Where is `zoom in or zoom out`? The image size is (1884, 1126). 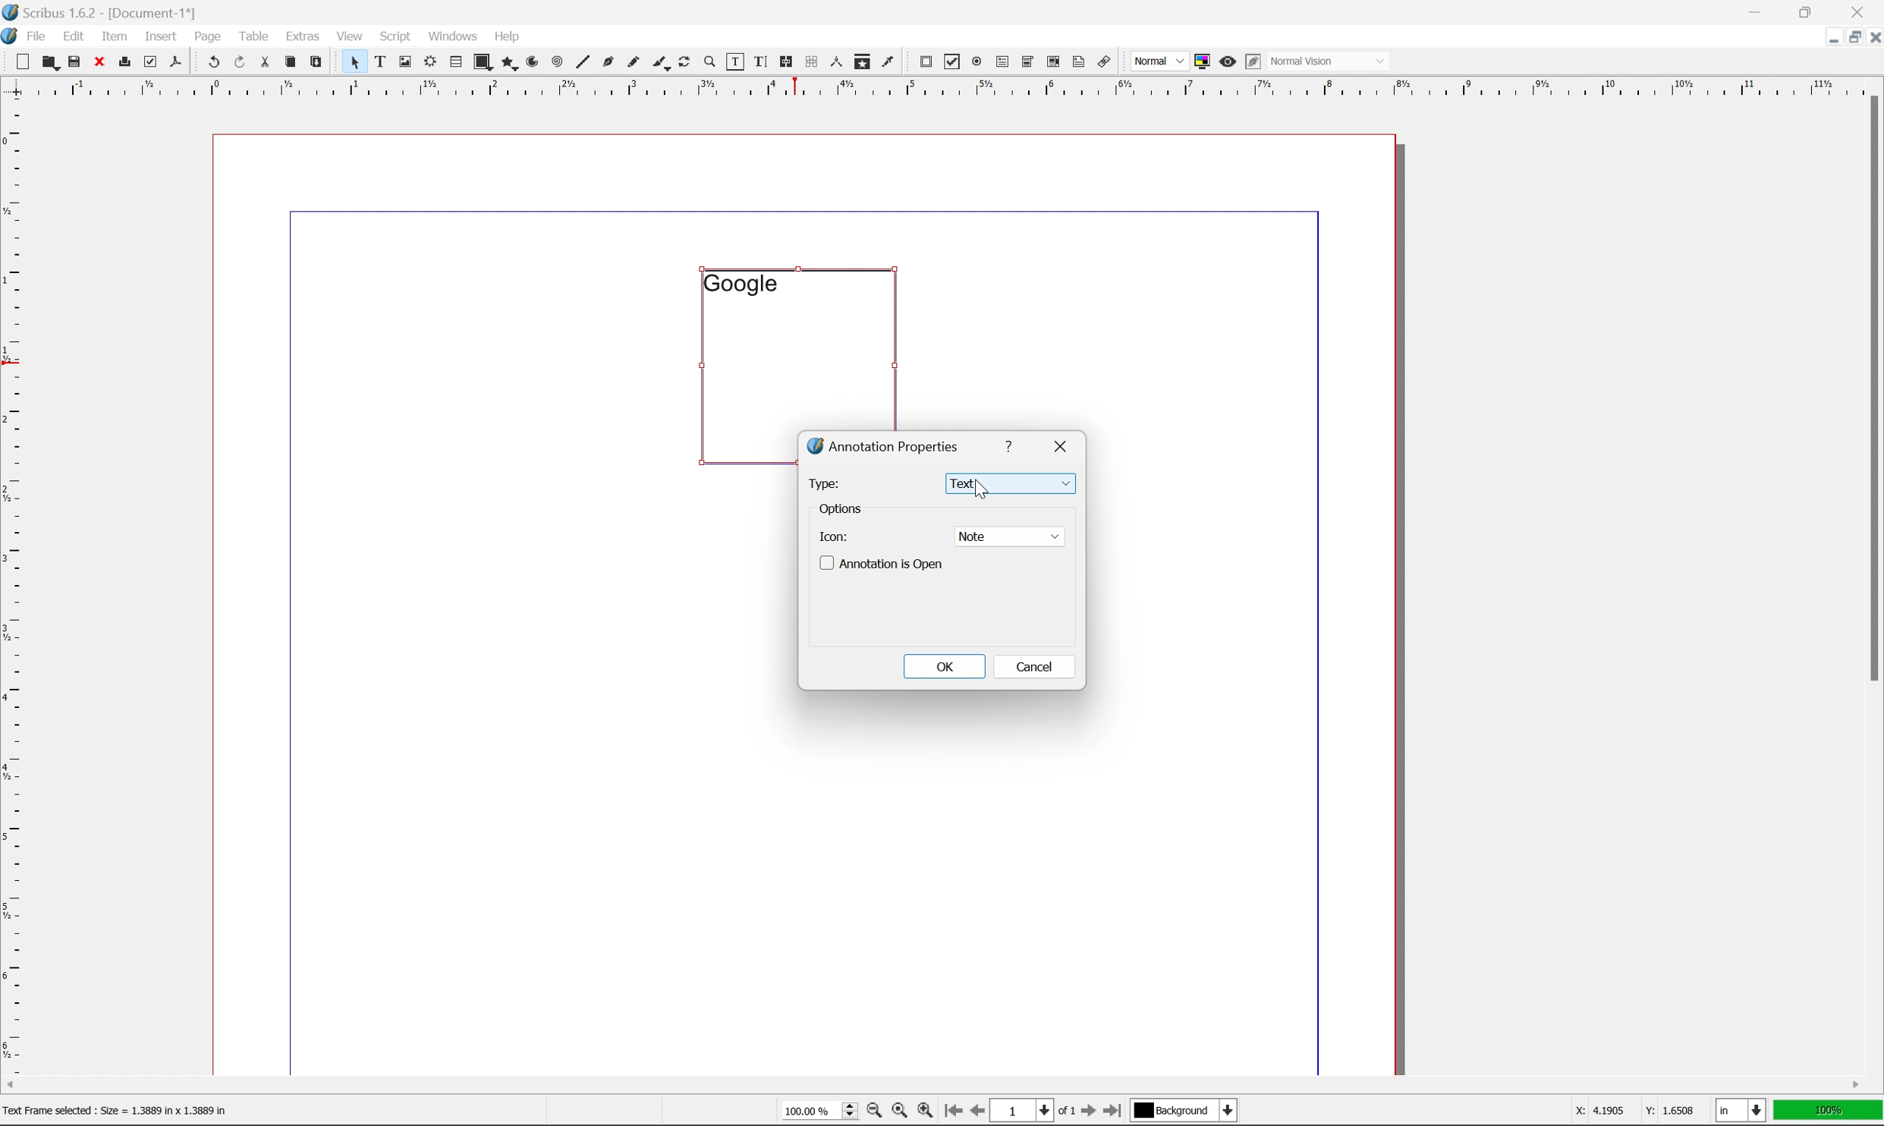 zoom in or zoom out is located at coordinates (711, 63).